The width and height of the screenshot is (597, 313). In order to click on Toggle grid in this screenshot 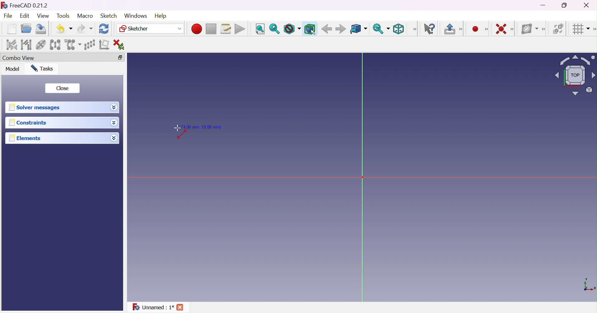, I will do `click(581, 29)`.